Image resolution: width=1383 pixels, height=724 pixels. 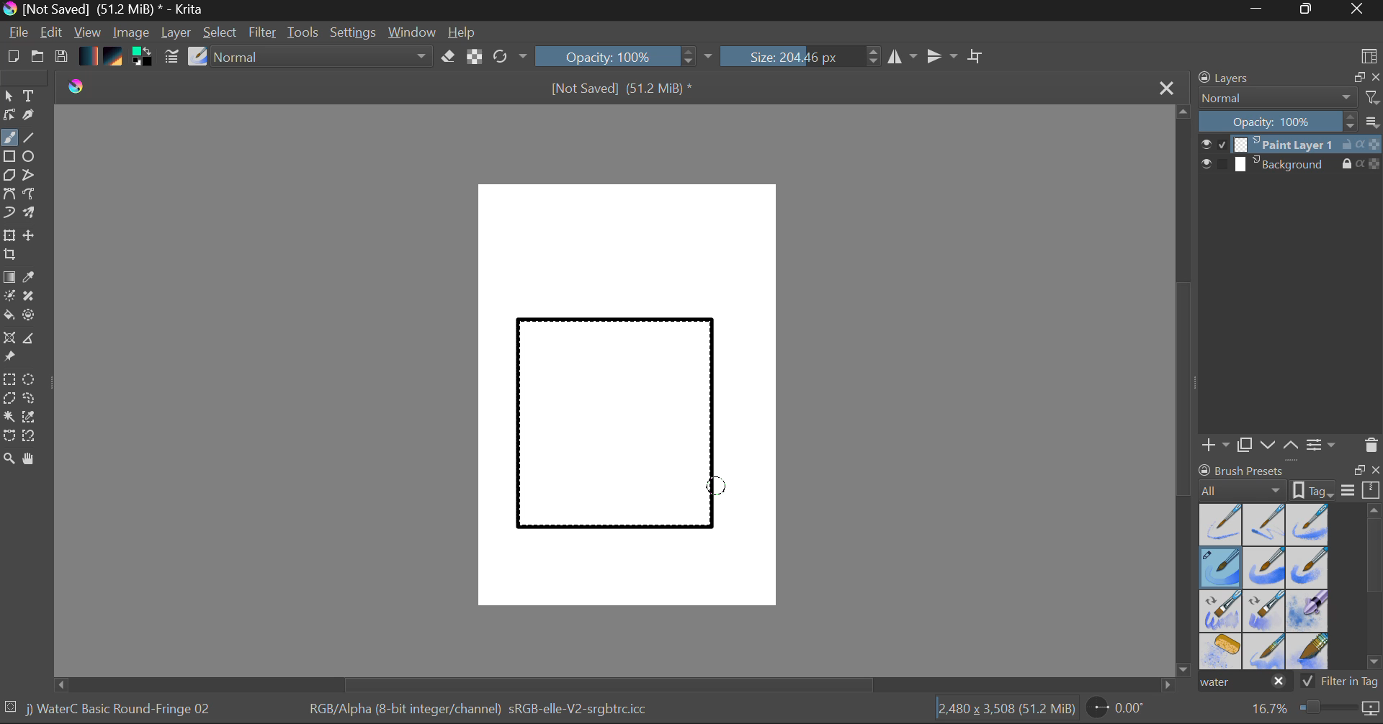 I want to click on Refresh, so click(x=510, y=56).